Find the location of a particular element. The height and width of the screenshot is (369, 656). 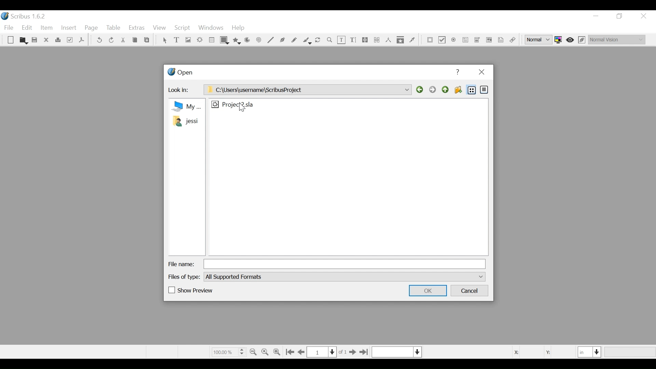

View is located at coordinates (159, 28).